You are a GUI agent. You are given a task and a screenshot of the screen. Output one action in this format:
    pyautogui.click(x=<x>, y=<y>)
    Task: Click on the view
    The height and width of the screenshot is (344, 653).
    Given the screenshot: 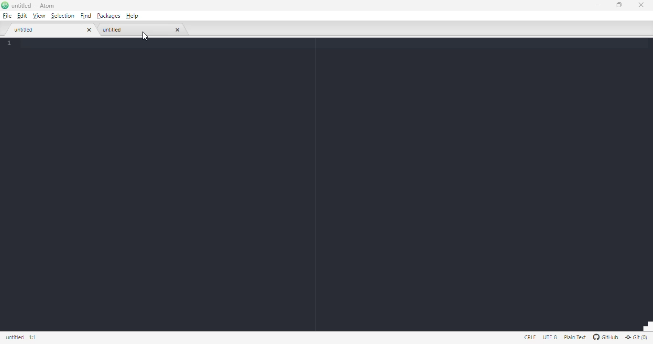 What is the action you would take?
    pyautogui.click(x=39, y=16)
    